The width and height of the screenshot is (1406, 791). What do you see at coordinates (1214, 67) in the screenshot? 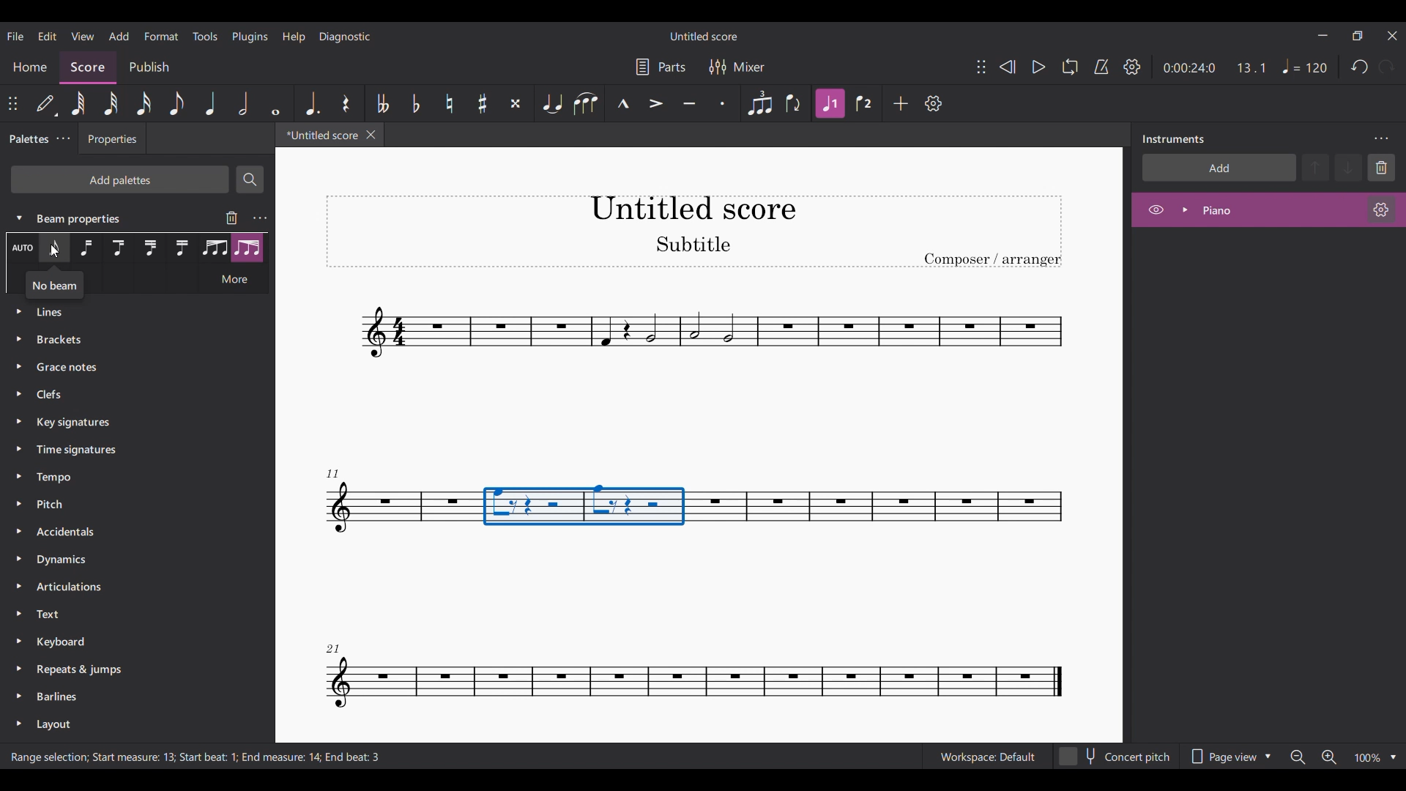
I see `Current duration and ratio changed` at bounding box center [1214, 67].